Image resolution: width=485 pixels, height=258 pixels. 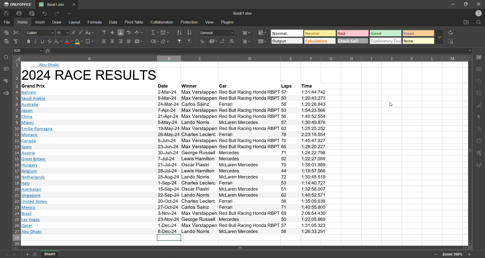 What do you see at coordinates (8, 19) in the screenshot?
I see `Cursor` at bounding box center [8, 19].